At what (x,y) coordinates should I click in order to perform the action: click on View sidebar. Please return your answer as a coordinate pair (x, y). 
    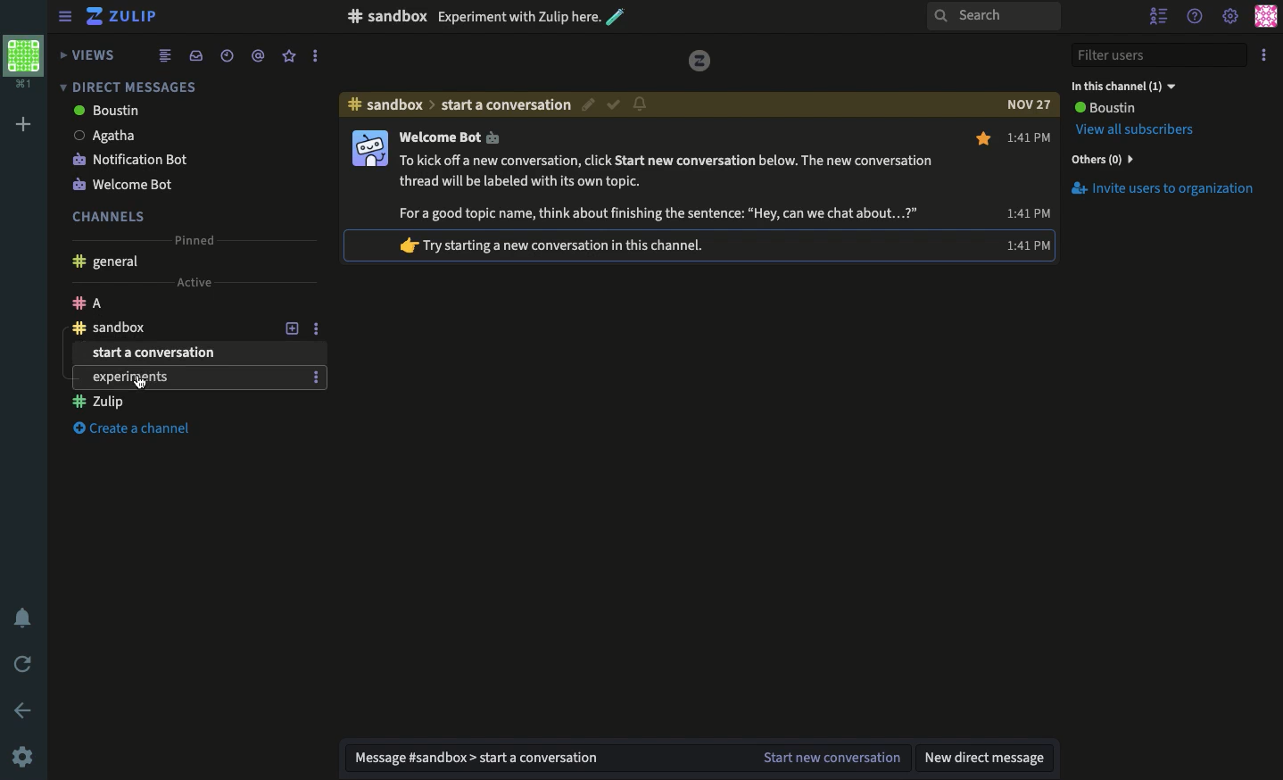
    Looking at the image, I should click on (66, 19).